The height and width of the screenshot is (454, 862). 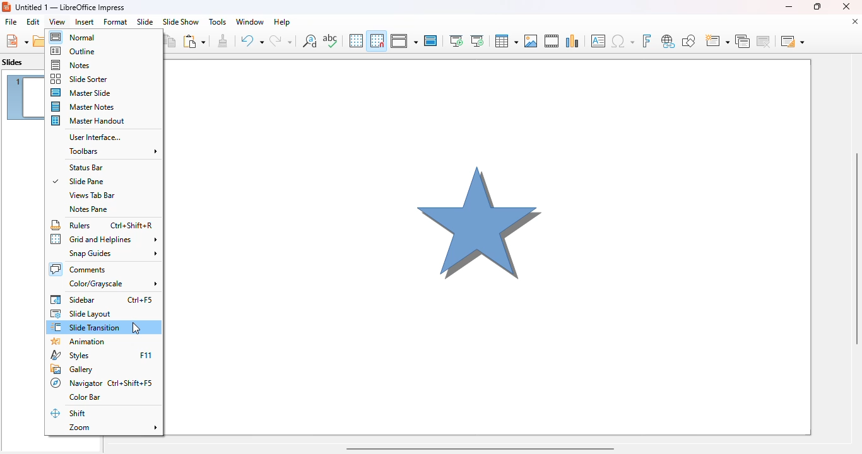 What do you see at coordinates (136, 329) in the screenshot?
I see `cursor` at bounding box center [136, 329].